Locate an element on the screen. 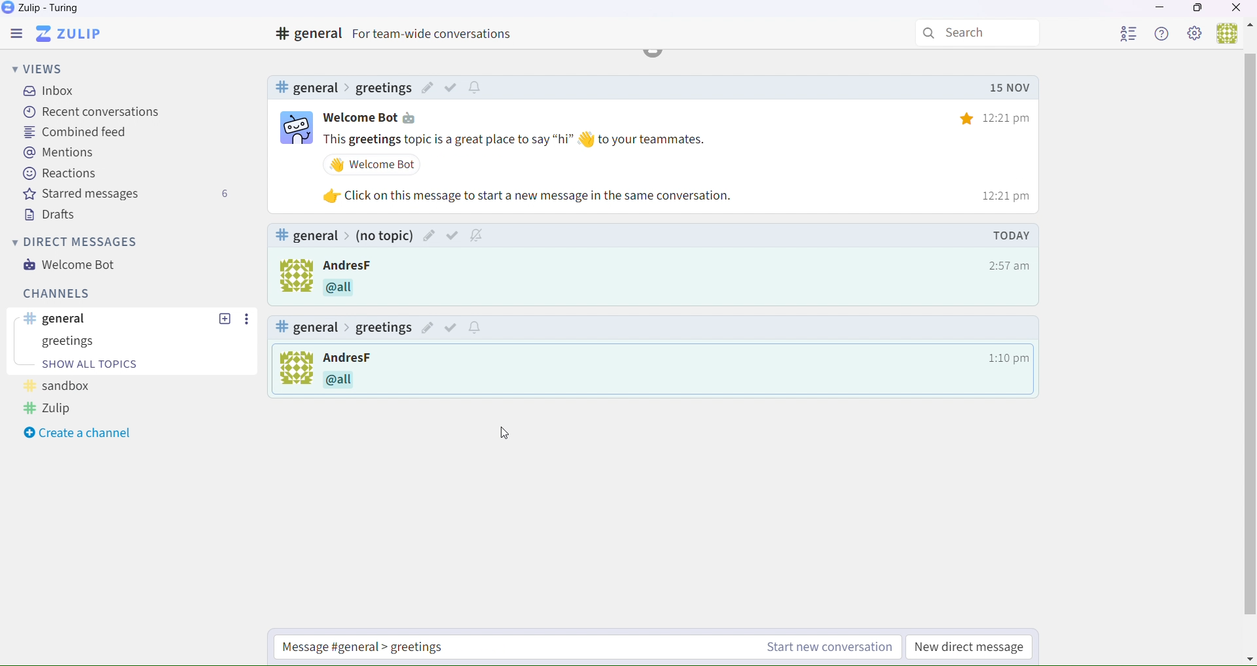  Start a new conversation is located at coordinates (824, 650).